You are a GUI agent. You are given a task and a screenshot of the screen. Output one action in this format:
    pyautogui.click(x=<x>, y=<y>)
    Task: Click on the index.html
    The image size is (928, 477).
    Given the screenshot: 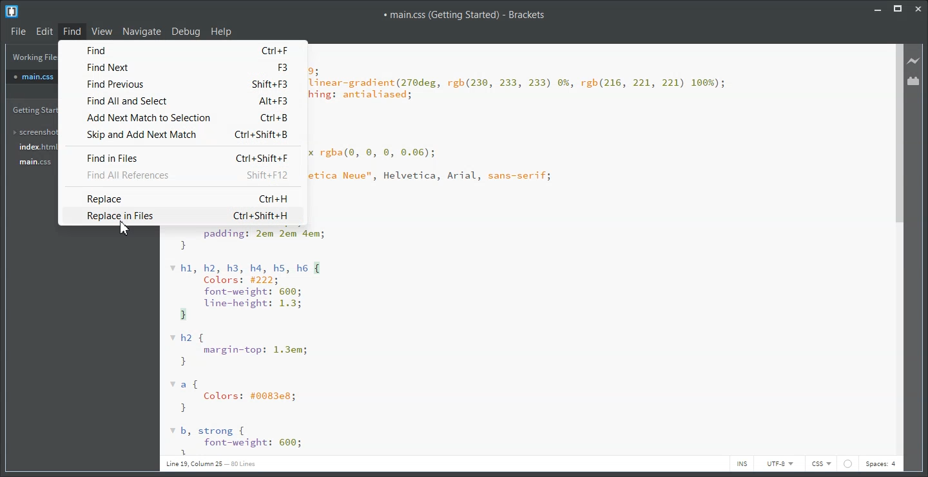 What is the action you would take?
    pyautogui.click(x=32, y=147)
    